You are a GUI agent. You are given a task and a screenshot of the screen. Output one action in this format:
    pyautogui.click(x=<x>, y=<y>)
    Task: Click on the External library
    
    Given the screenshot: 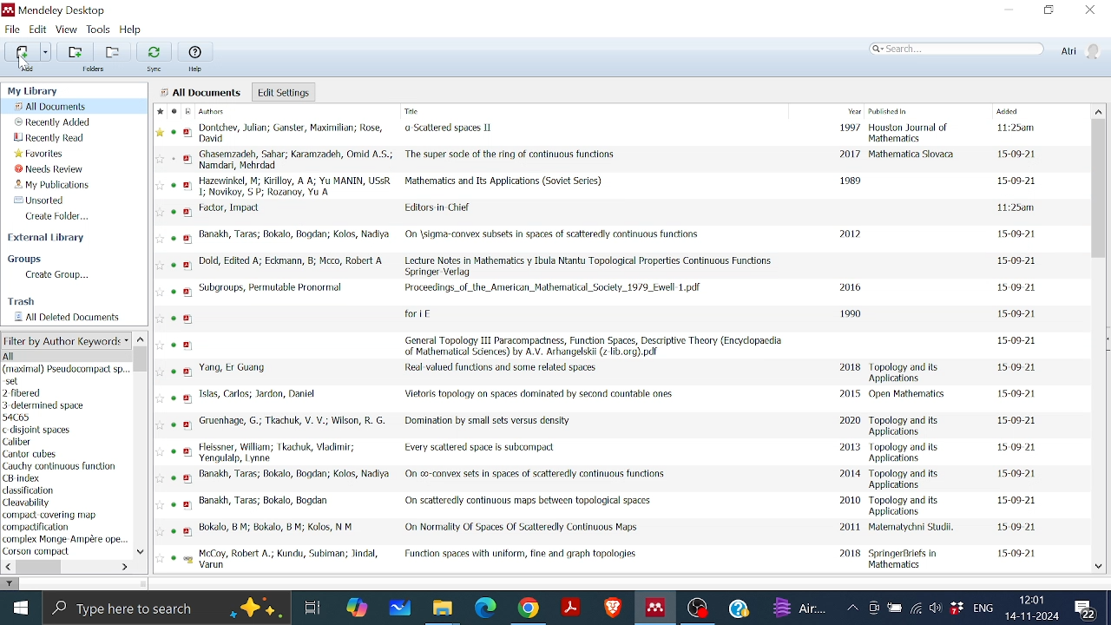 What is the action you would take?
    pyautogui.click(x=51, y=236)
    